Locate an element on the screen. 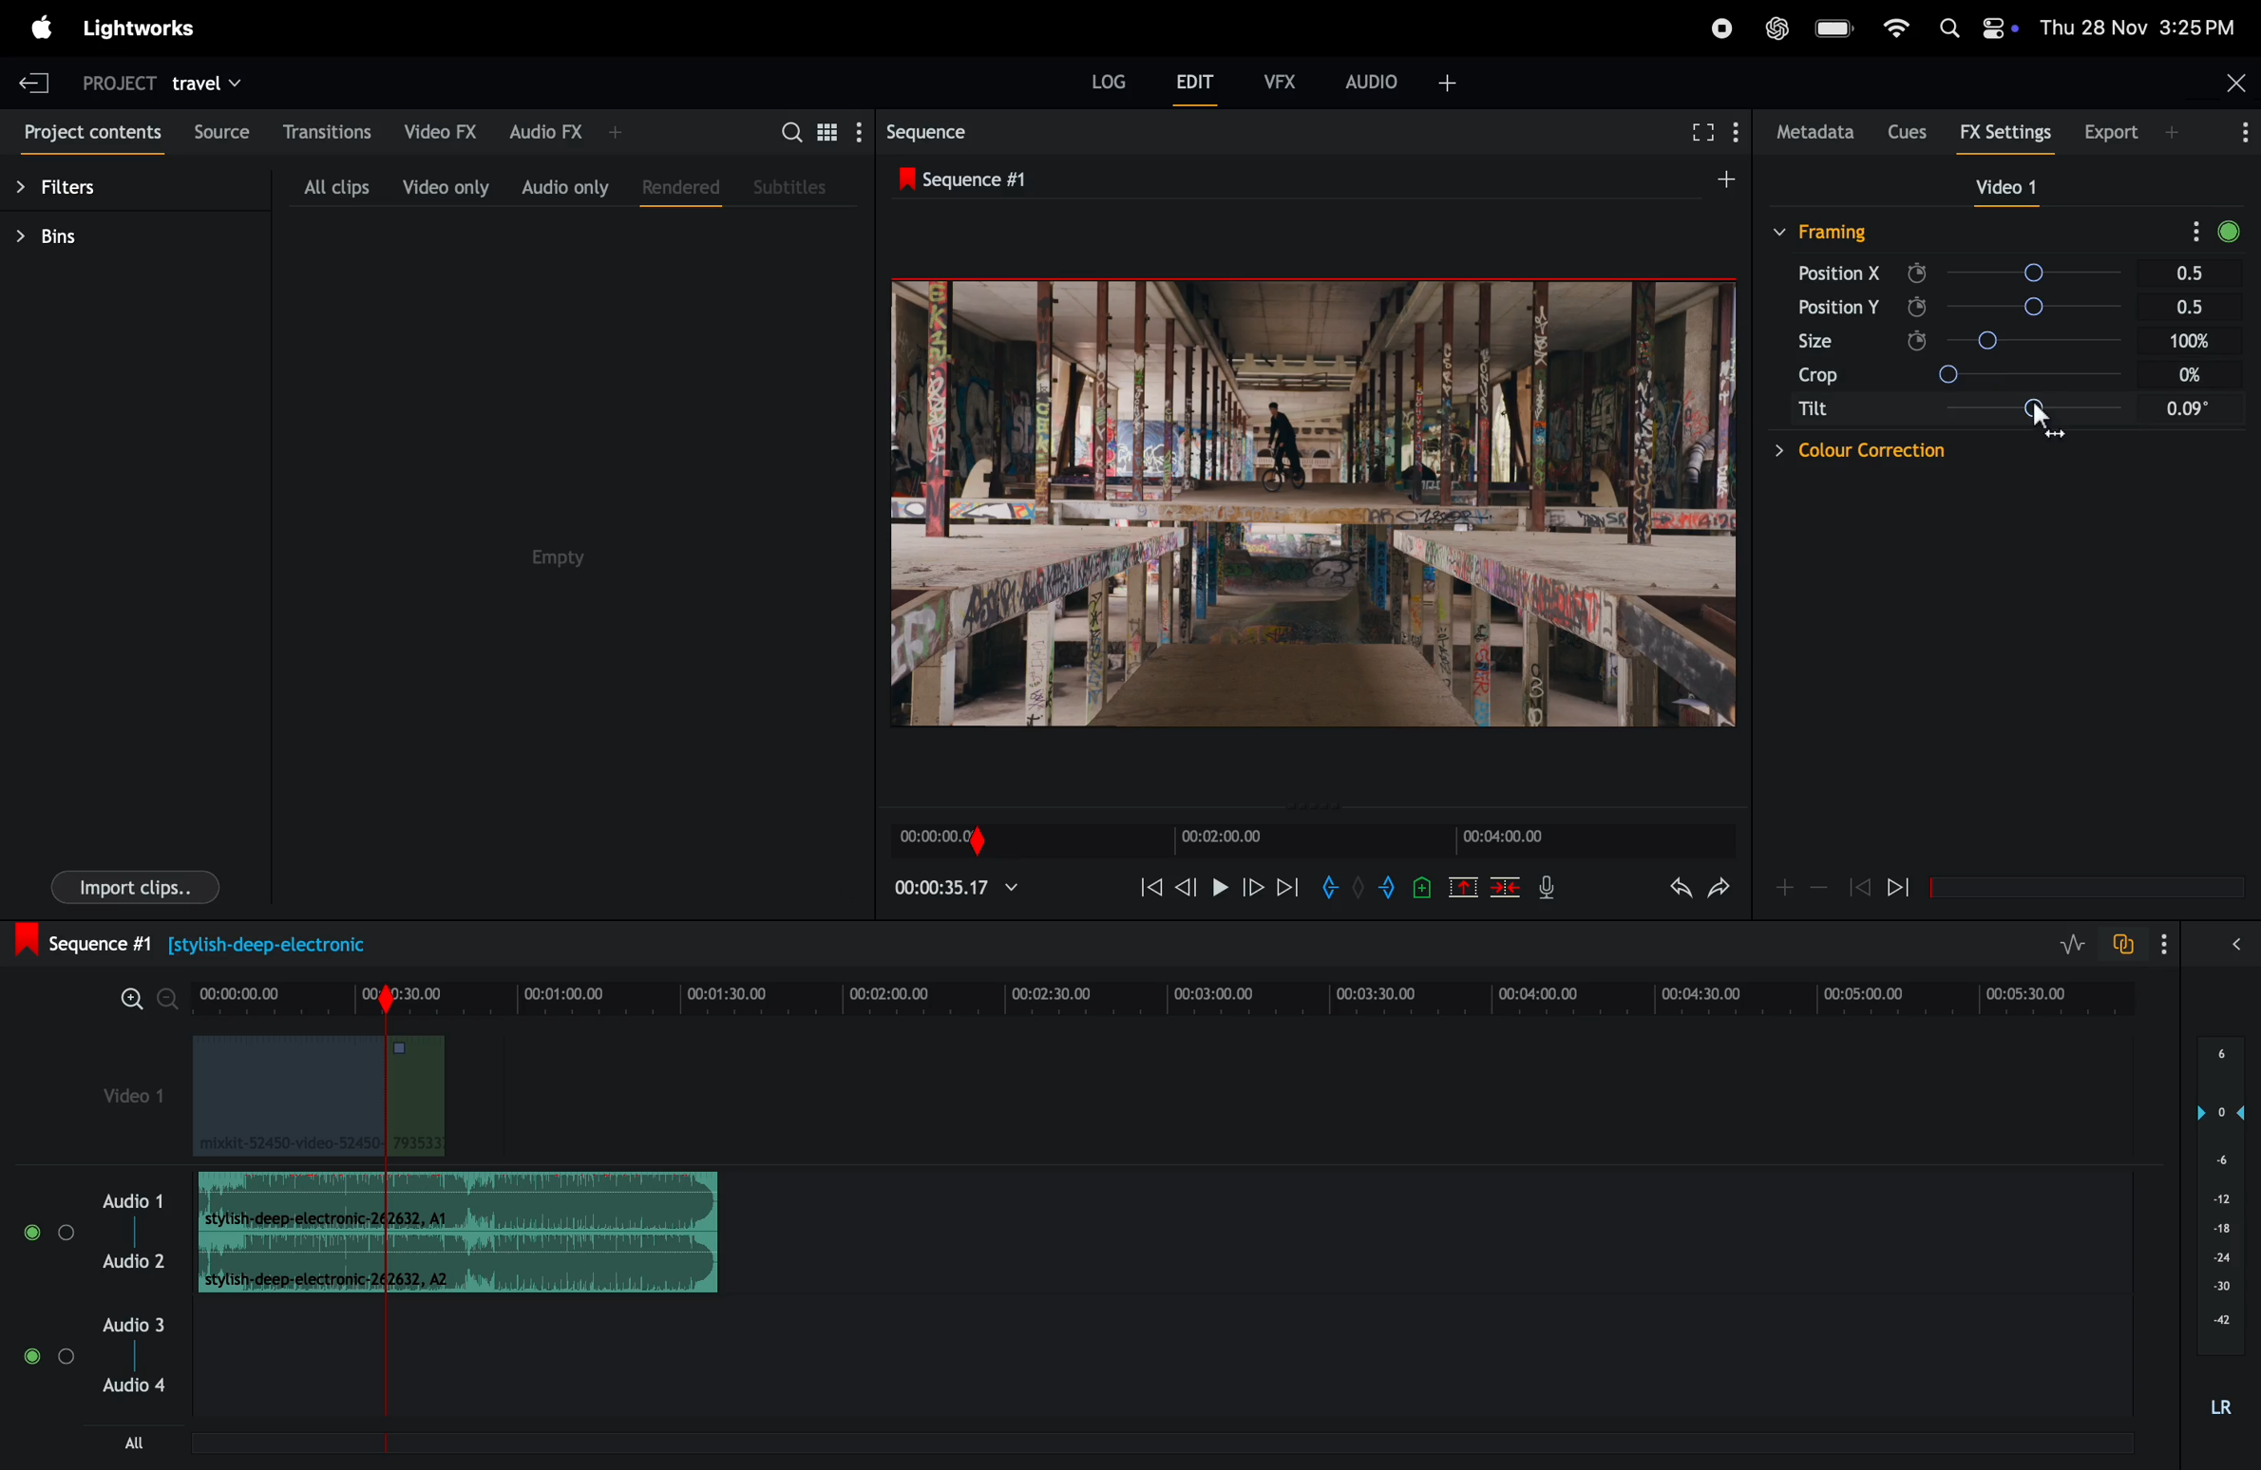 The image size is (2261, 1470). all is located at coordinates (116, 1443).